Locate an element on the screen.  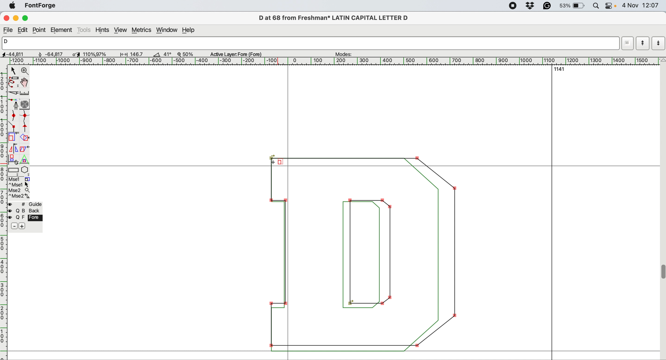
1141 is located at coordinates (562, 69).